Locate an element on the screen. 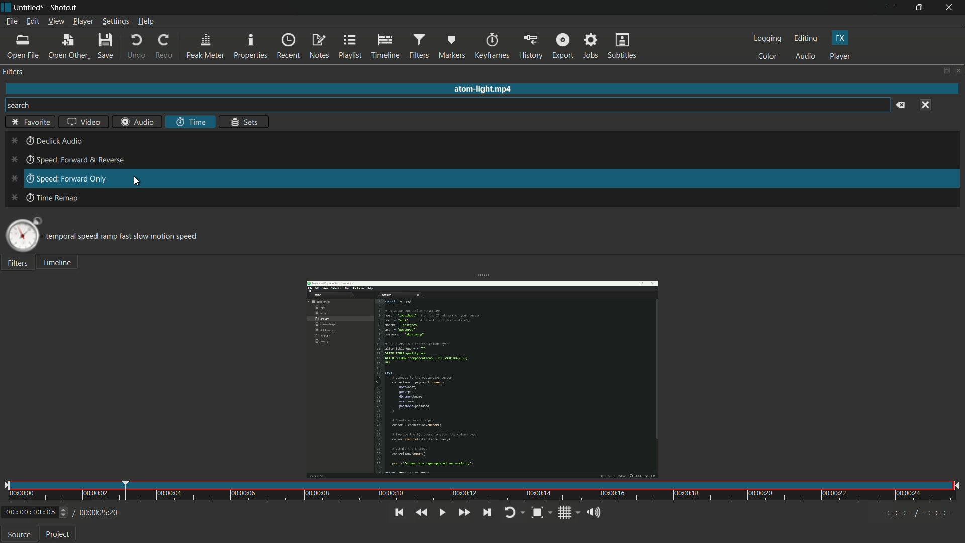 The width and height of the screenshot is (965, 543). time is located at coordinates (484, 490).